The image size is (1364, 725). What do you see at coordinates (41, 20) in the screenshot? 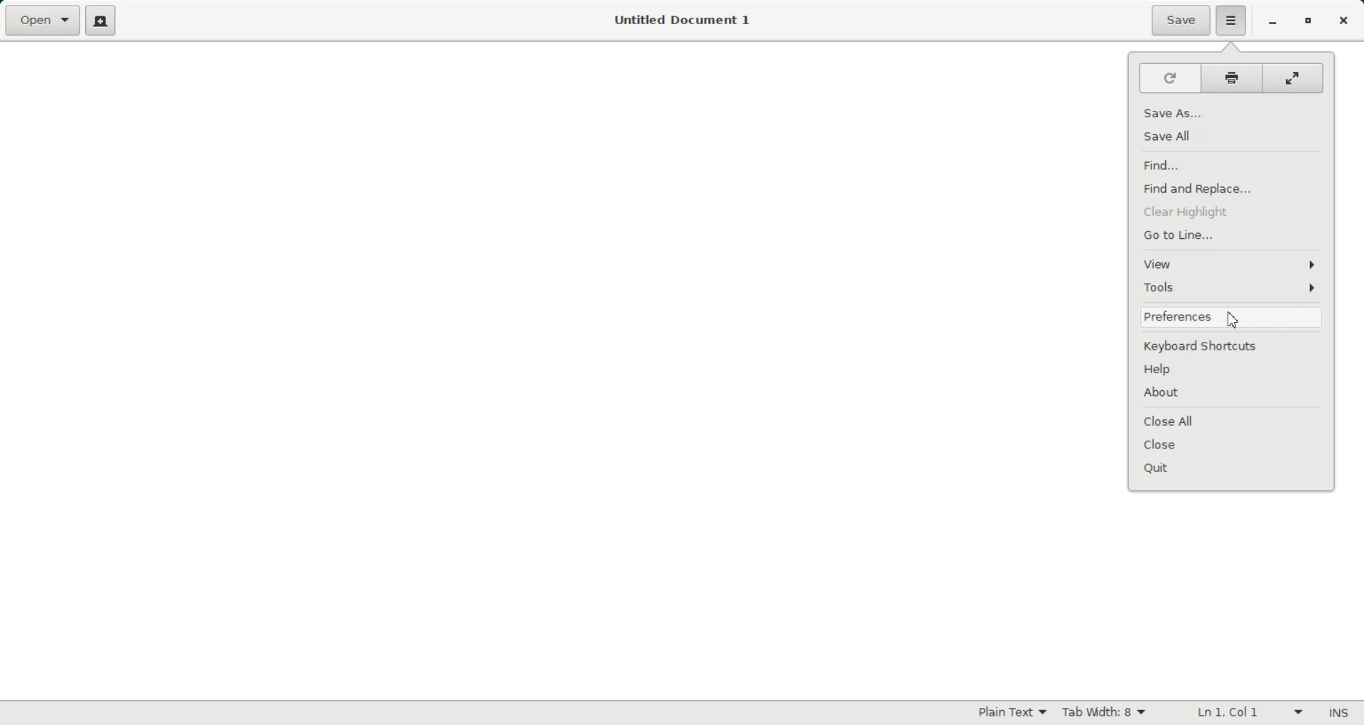
I see `Open a file` at bounding box center [41, 20].